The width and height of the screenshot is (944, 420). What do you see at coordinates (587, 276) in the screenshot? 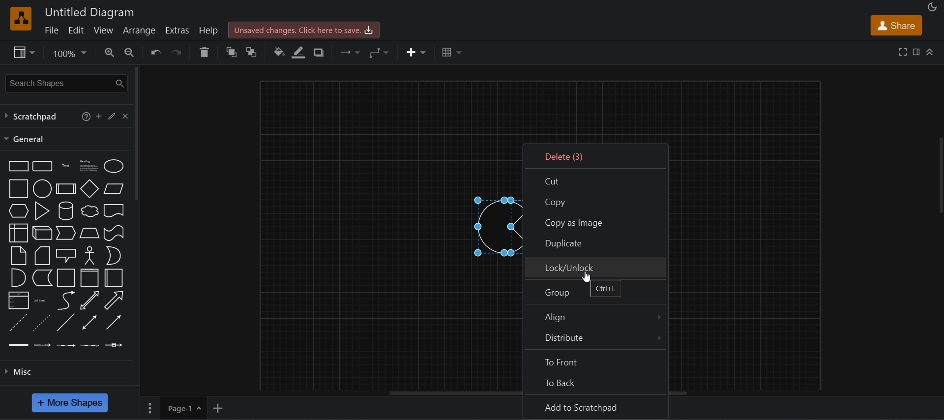
I see `cursor` at bounding box center [587, 276].